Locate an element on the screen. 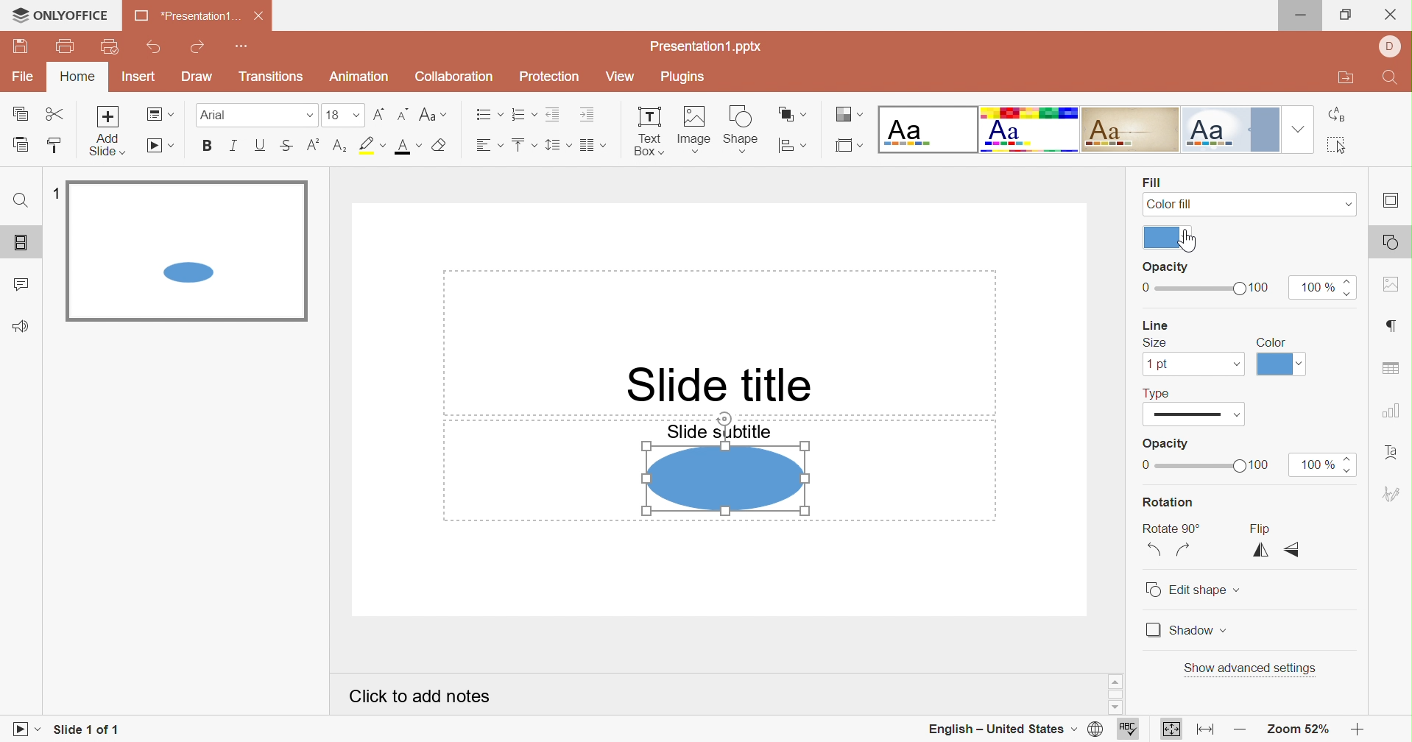 The height and width of the screenshot is (742, 1412). ONLYOFFICE is located at coordinates (57, 14).